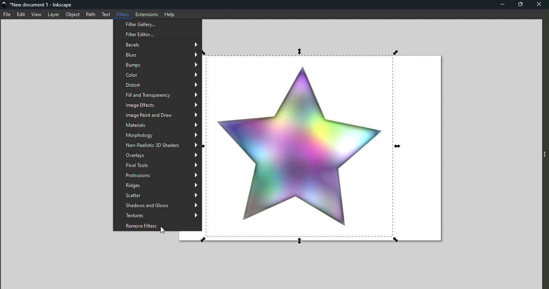  Describe the element at coordinates (158, 185) in the screenshot. I see `Ridges` at that location.